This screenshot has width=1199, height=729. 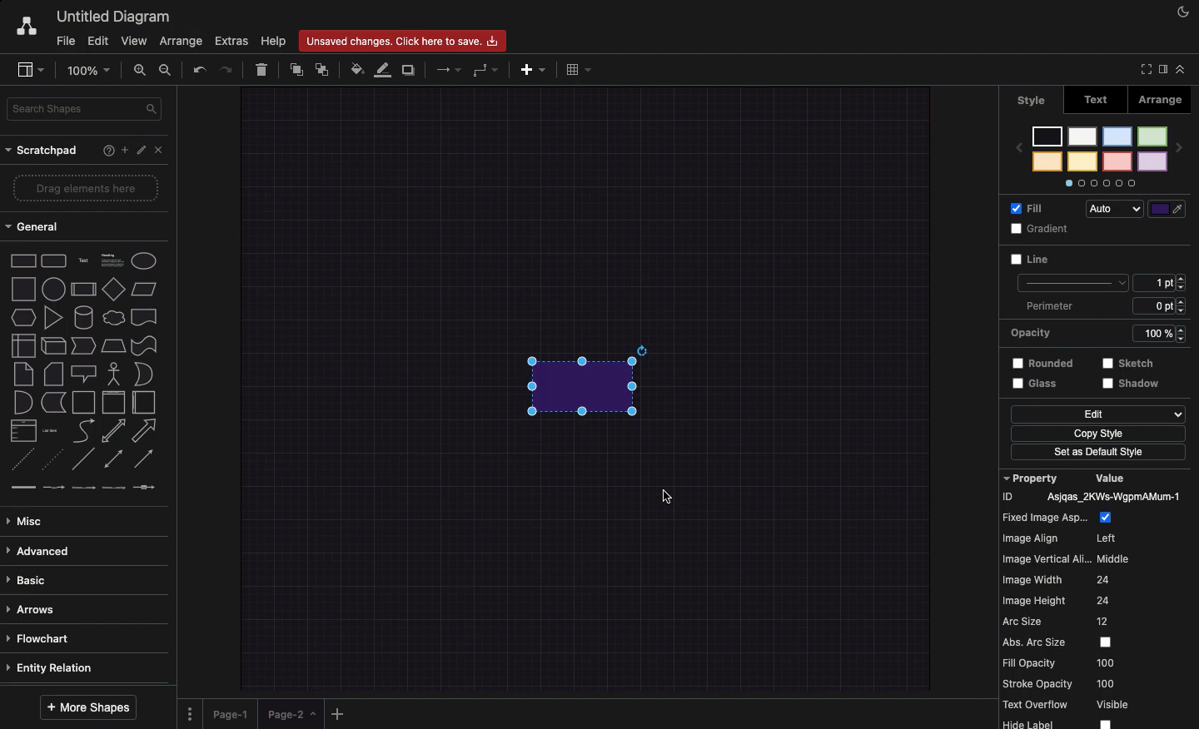 What do you see at coordinates (32, 71) in the screenshot?
I see `Sidebar` at bounding box center [32, 71].